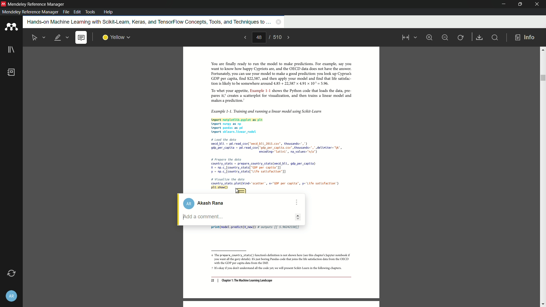 The width and height of the screenshot is (546, 307). Describe the element at coordinates (11, 50) in the screenshot. I see `library` at that location.